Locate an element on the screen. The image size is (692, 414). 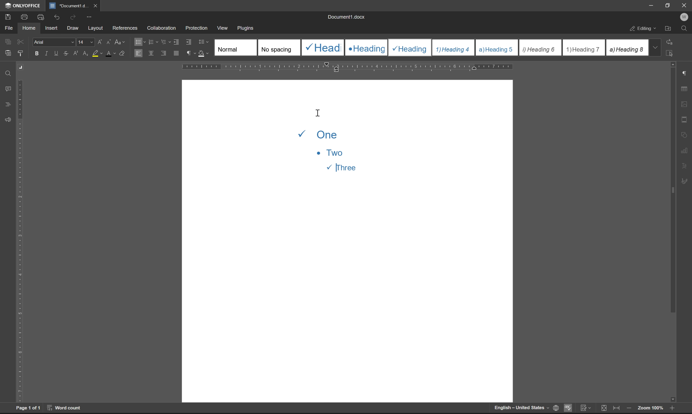
subscript is located at coordinates (86, 52).